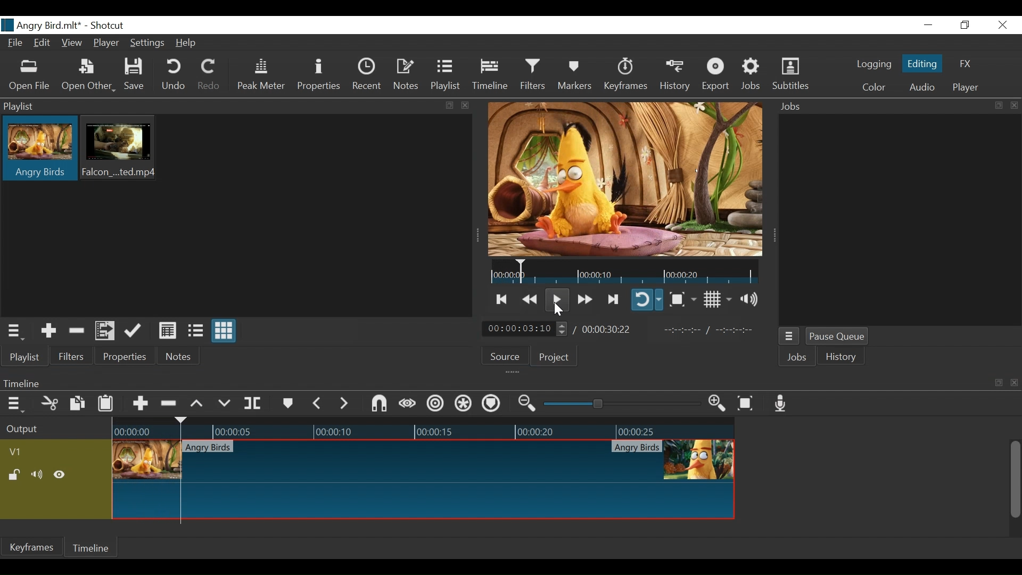 Image resolution: width=1022 pixels, height=575 pixels. Describe the element at coordinates (47, 331) in the screenshot. I see `Add the Source to the playlist` at that location.